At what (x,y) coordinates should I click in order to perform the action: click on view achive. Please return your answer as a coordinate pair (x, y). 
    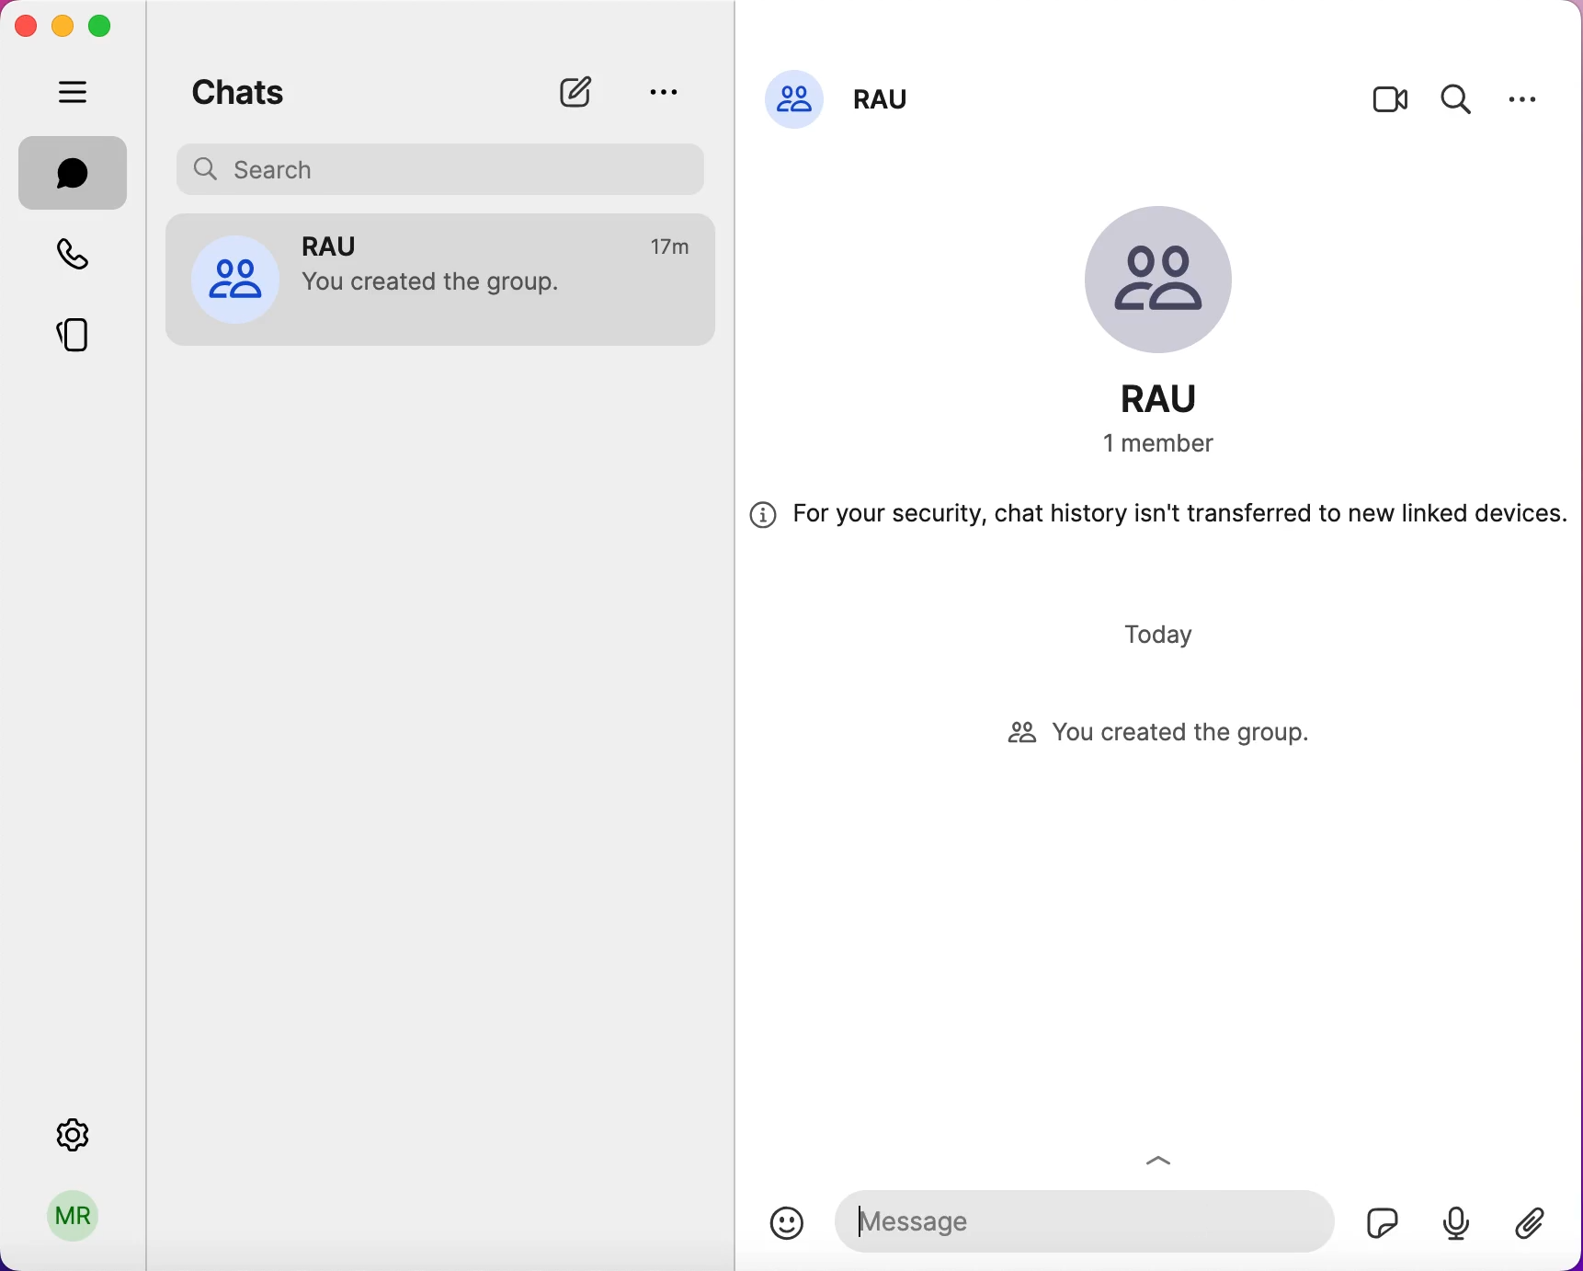
    Looking at the image, I should click on (662, 91).